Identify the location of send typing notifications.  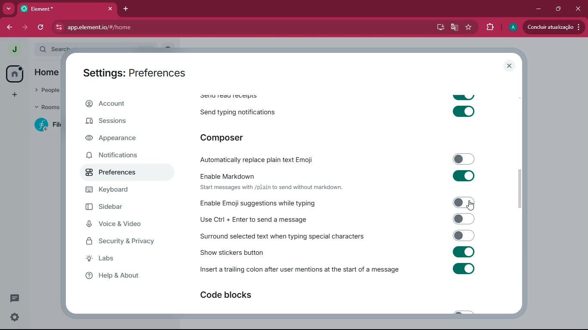
(340, 110).